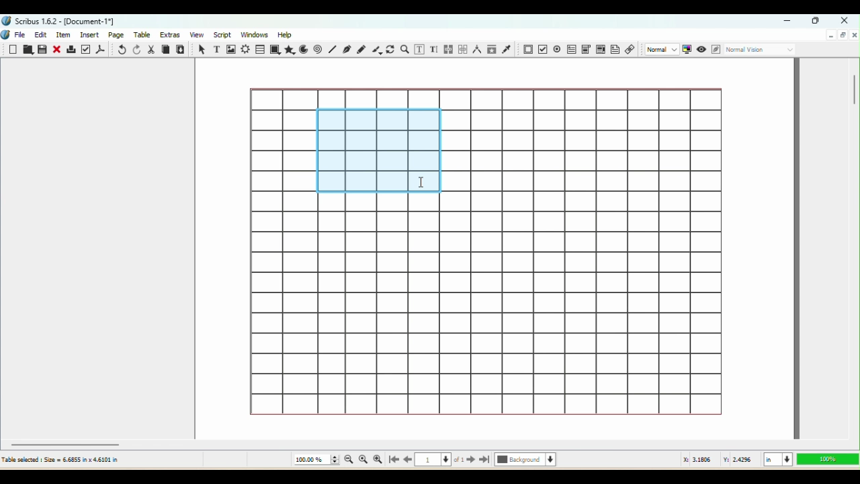  What do you see at coordinates (660, 49) in the screenshot?
I see `Select the image preview quality` at bounding box center [660, 49].